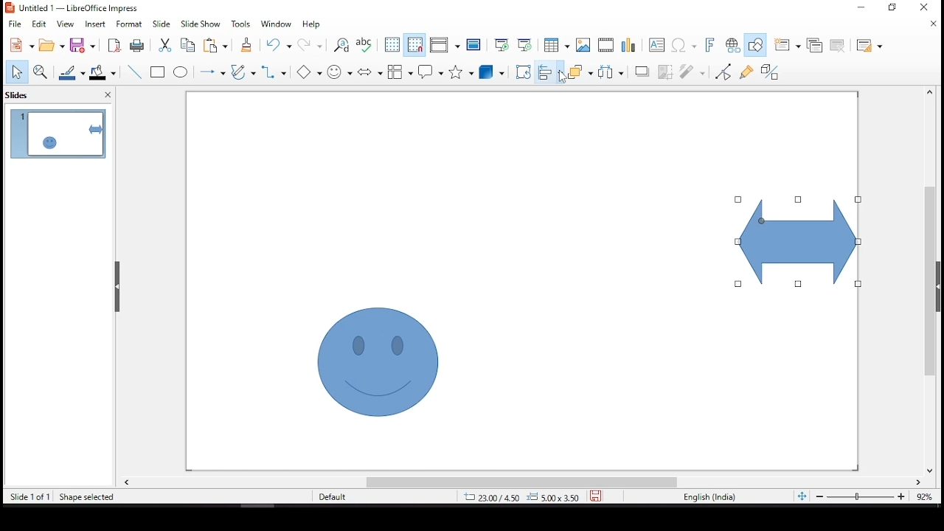  I want to click on distribute, so click(608, 71).